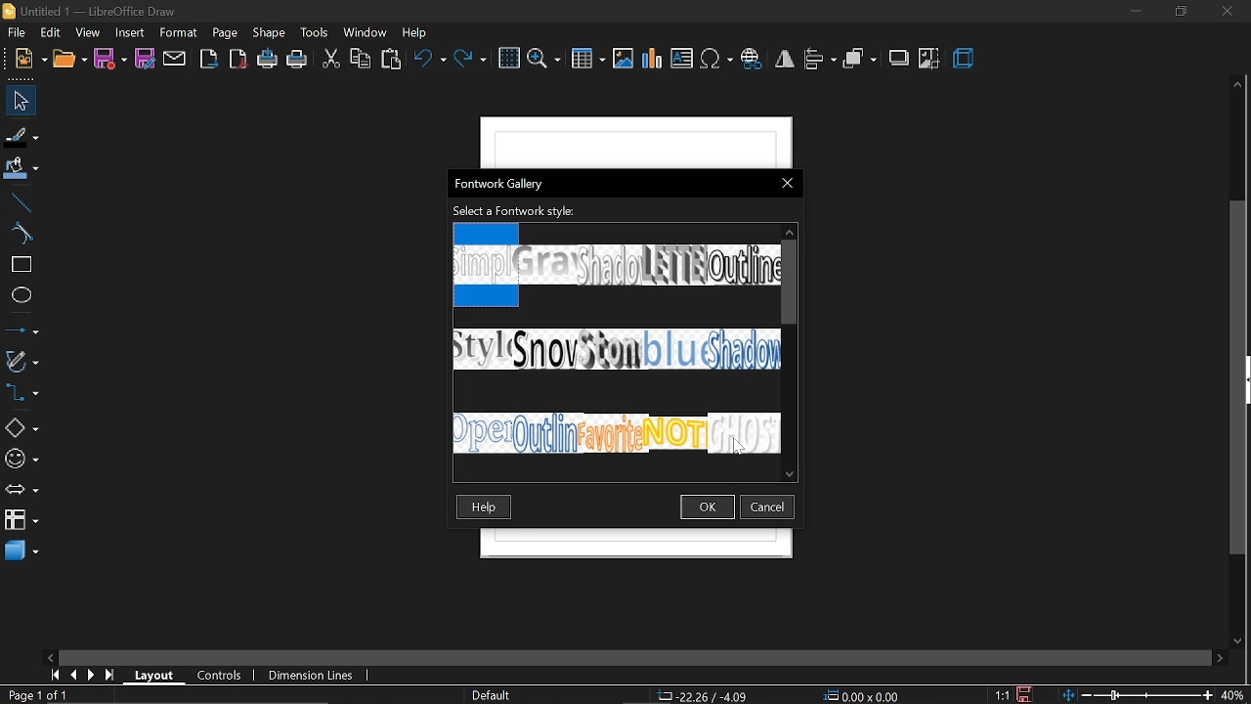 The image size is (1251, 704). I want to click on cancel, so click(769, 506).